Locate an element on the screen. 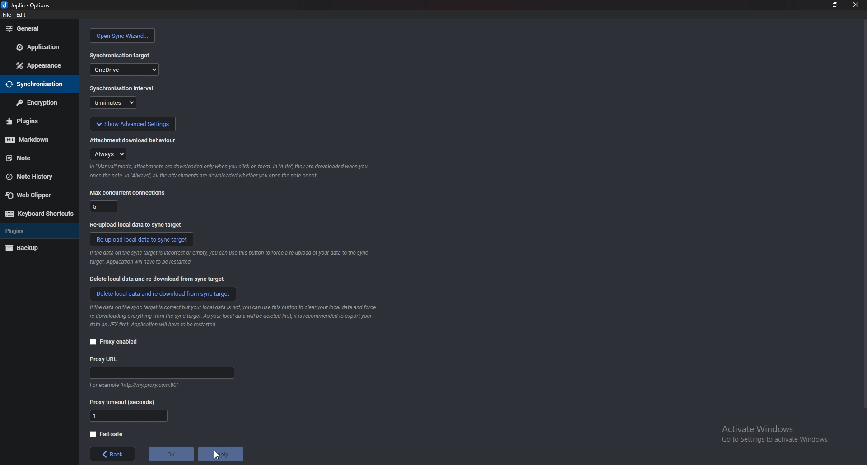  backup is located at coordinates (37, 247).